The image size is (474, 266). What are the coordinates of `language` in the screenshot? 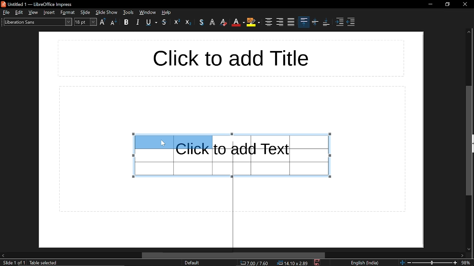 It's located at (367, 263).